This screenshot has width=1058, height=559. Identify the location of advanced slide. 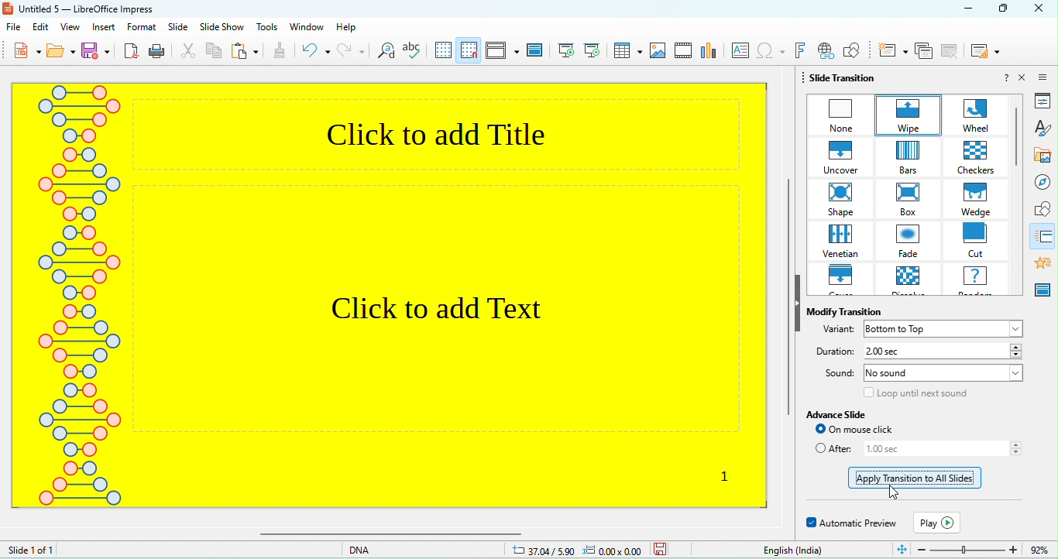
(846, 416).